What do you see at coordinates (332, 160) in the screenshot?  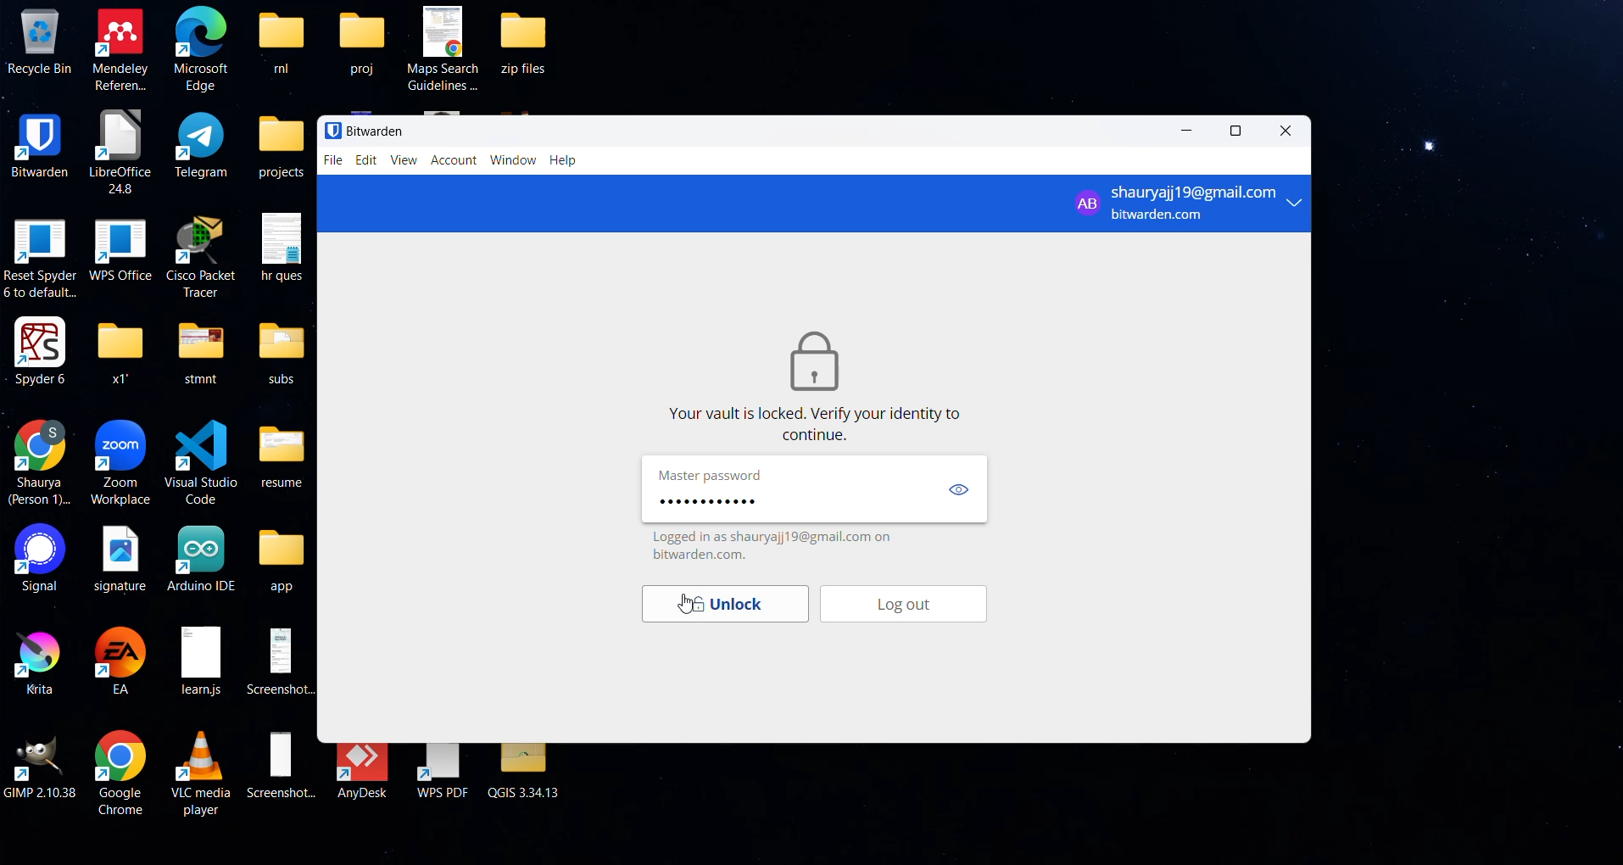 I see `file` at bounding box center [332, 160].